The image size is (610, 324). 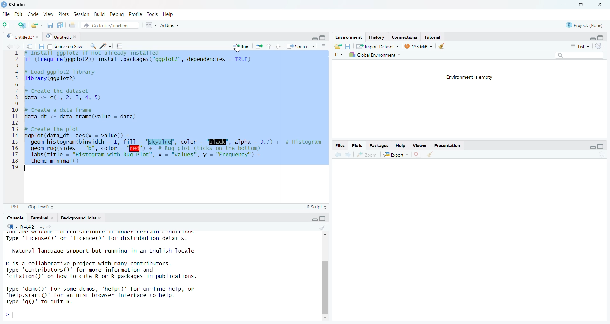 I want to click on # Global Environment +, so click(x=374, y=54).